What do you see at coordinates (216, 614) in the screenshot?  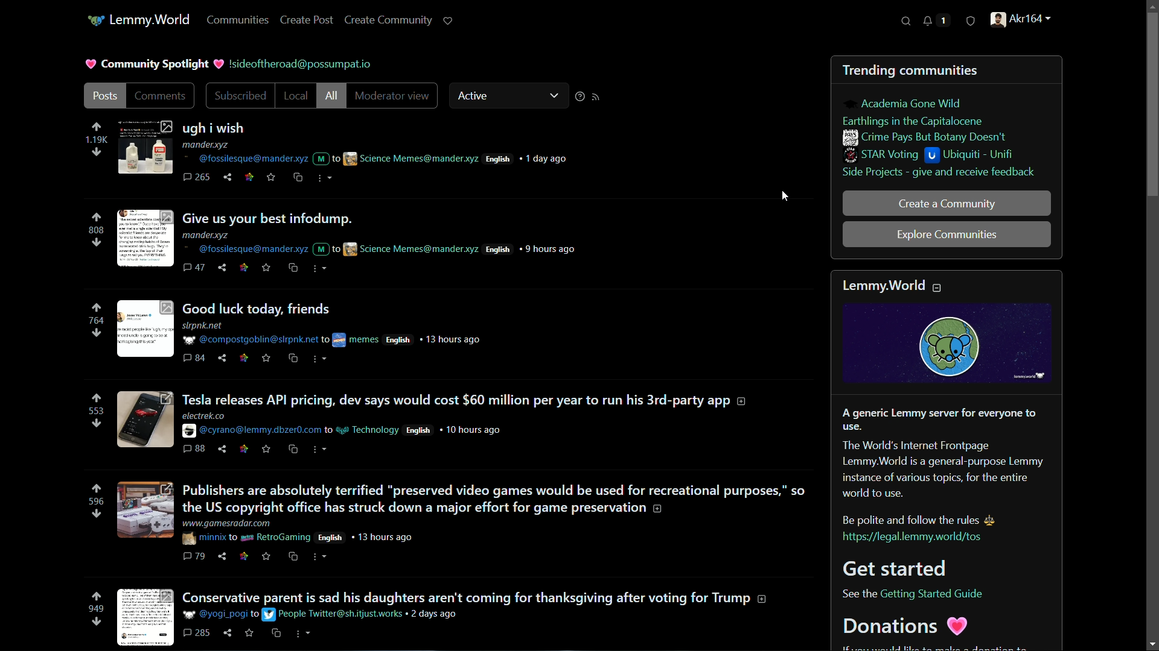 I see `@yogi_pogi` at bounding box center [216, 614].